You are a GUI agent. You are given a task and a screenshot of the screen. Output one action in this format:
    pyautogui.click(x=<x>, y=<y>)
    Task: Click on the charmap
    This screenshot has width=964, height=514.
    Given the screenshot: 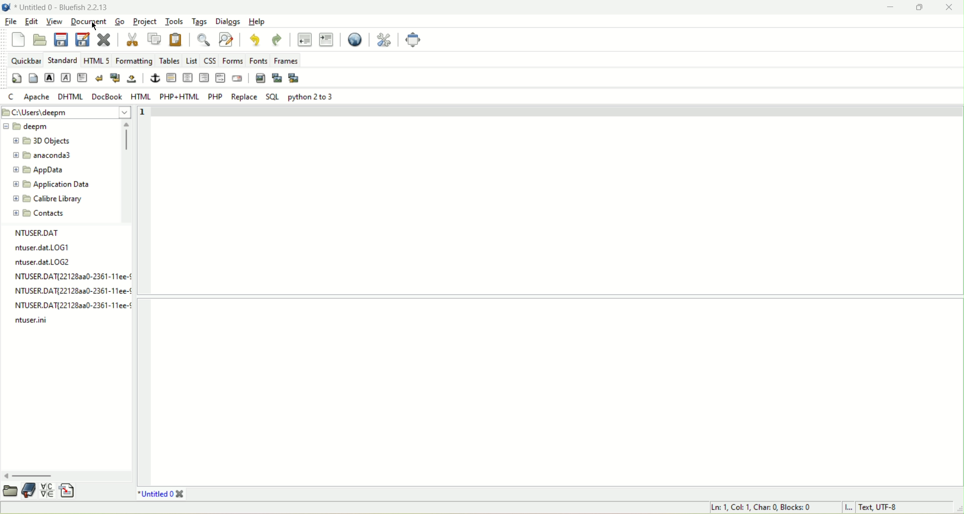 What is the action you would take?
    pyautogui.click(x=49, y=491)
    